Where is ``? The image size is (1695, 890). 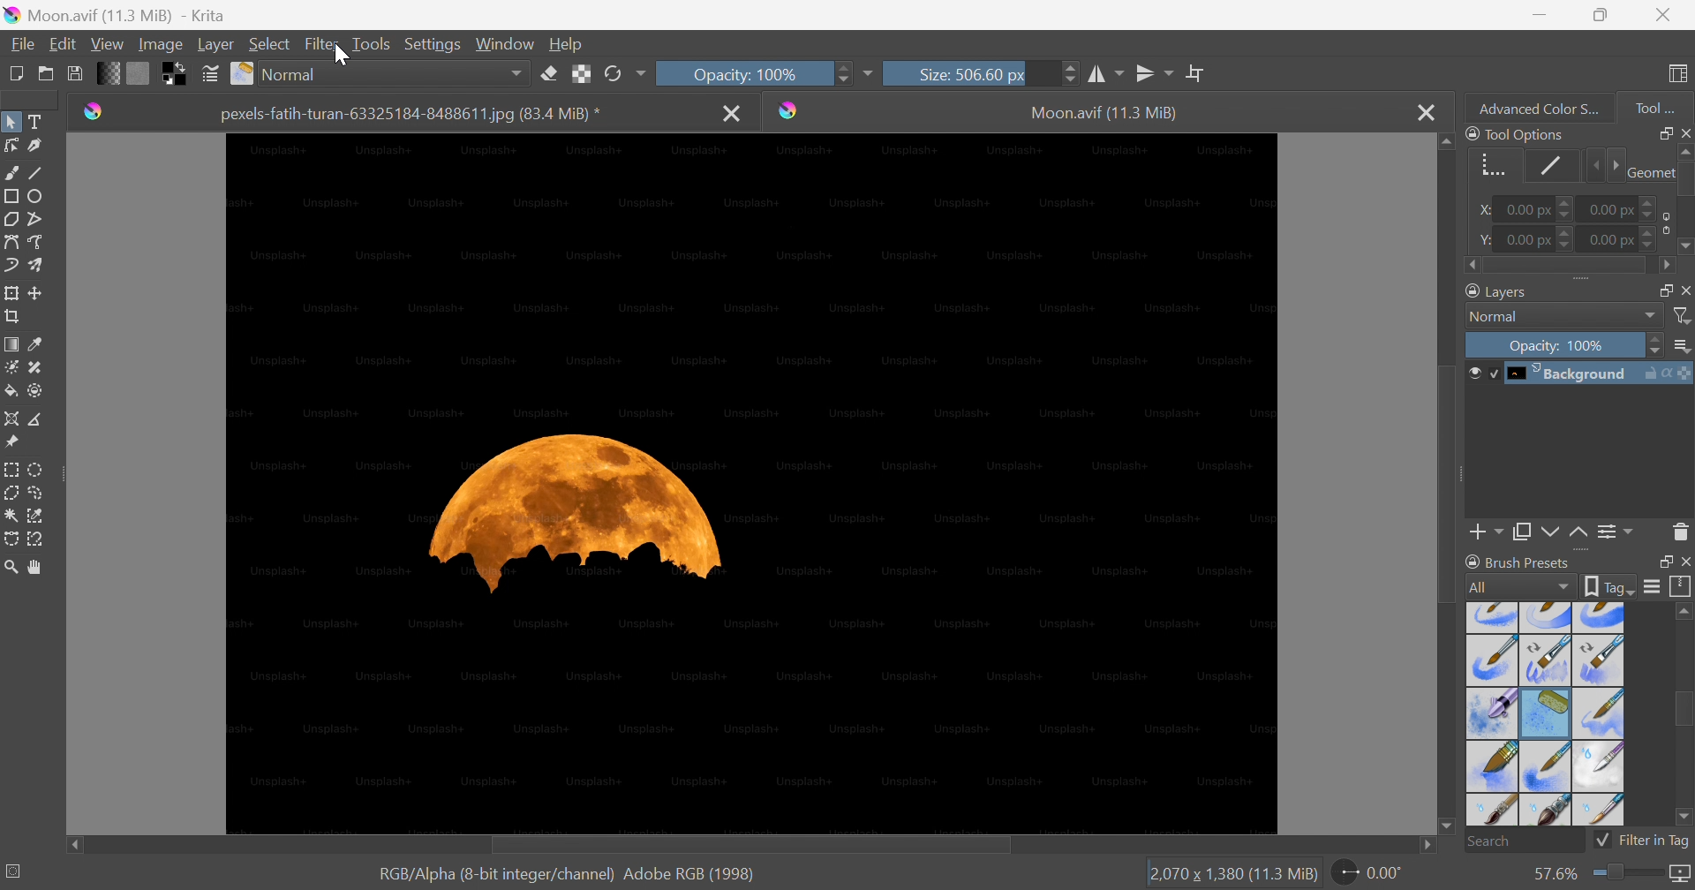
 is located at coordinates (1514, 135).